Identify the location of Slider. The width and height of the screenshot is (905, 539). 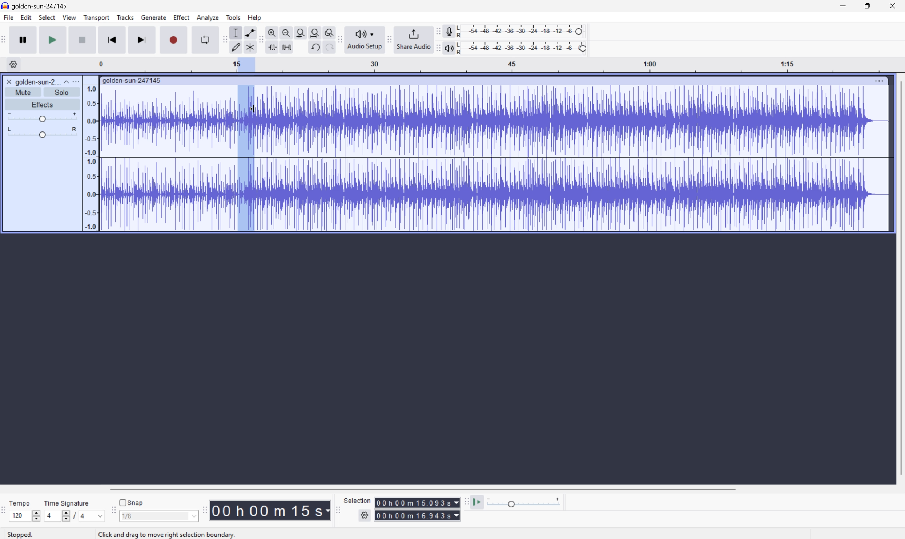
(41, 133).